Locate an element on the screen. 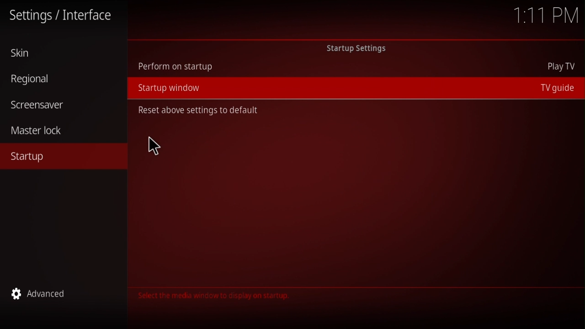 Image resolution: width=585 pixels, height=329 pixels. settings is located at coordinates (63, 16).